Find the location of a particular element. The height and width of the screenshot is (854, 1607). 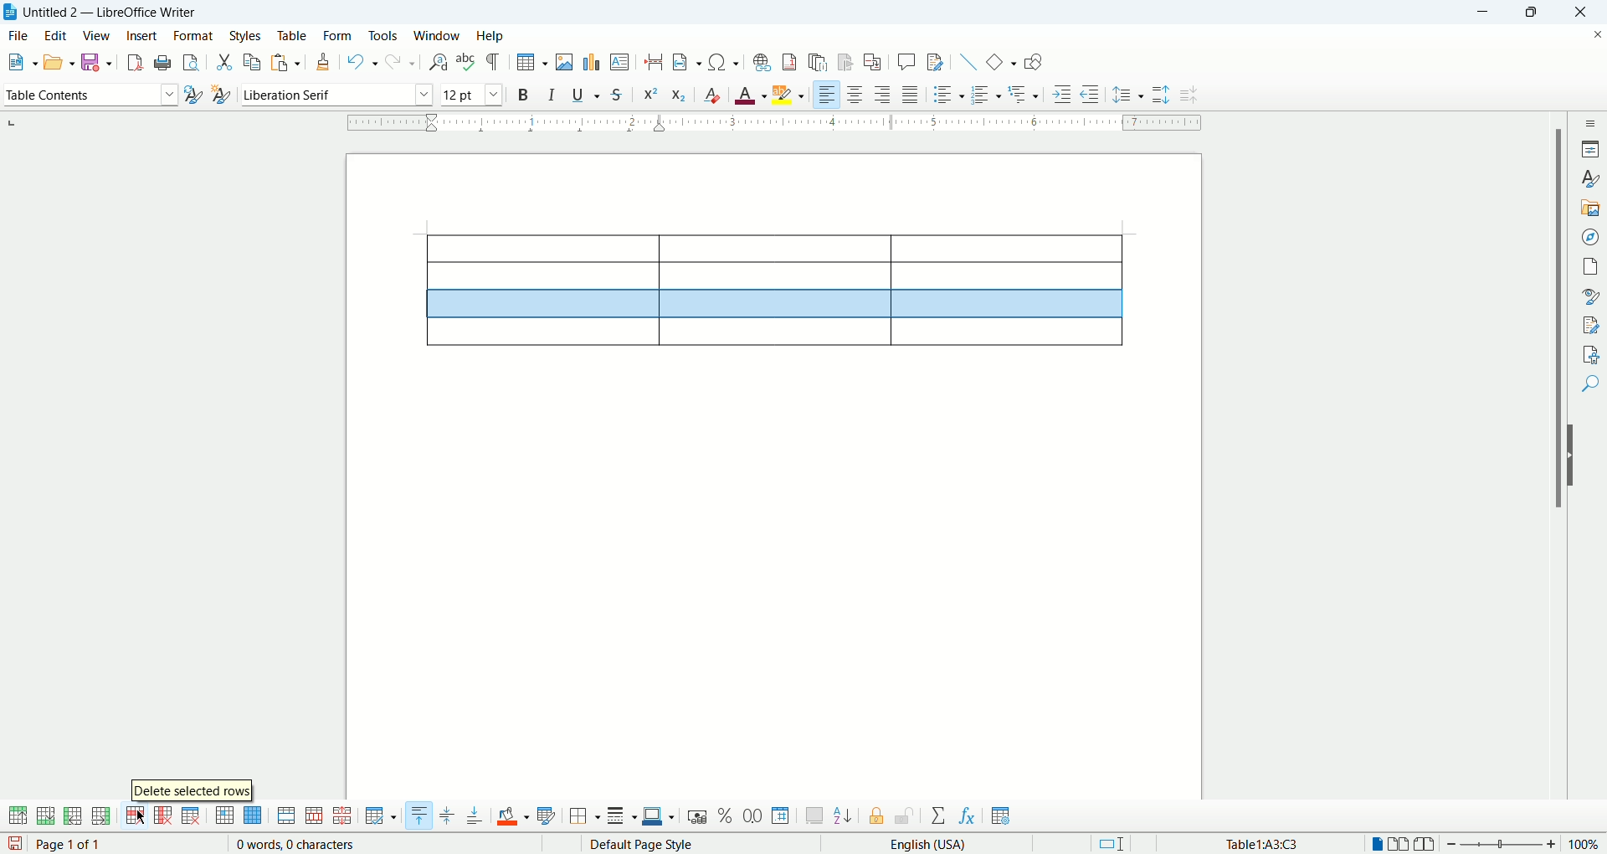

sum is located at coordinates (939, 815).